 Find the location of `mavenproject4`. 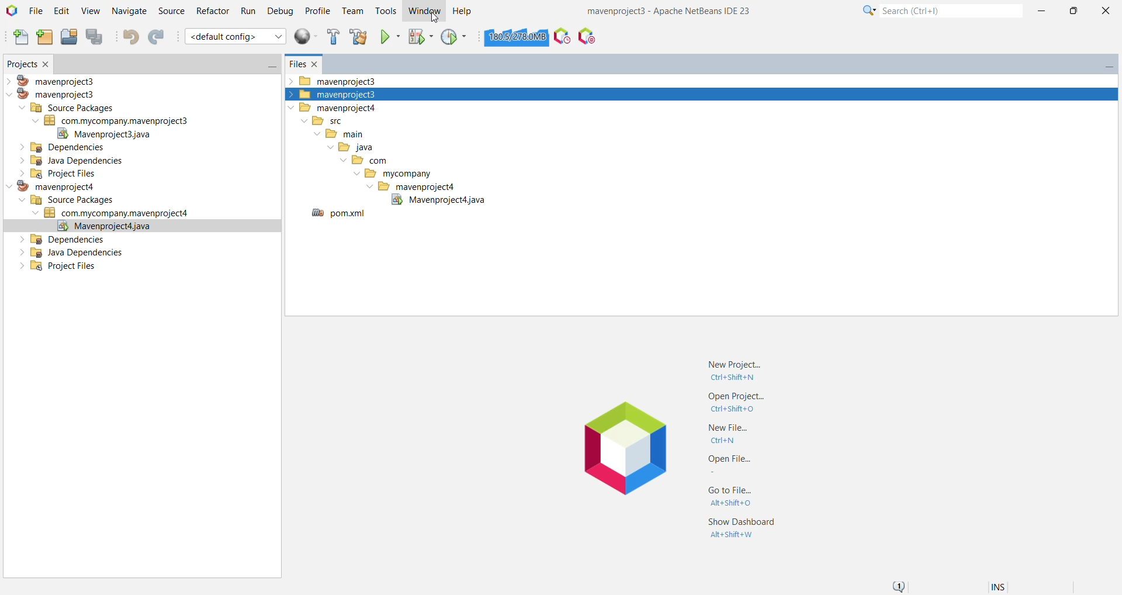

mavenproject4 is located at coordinates (49, 188).